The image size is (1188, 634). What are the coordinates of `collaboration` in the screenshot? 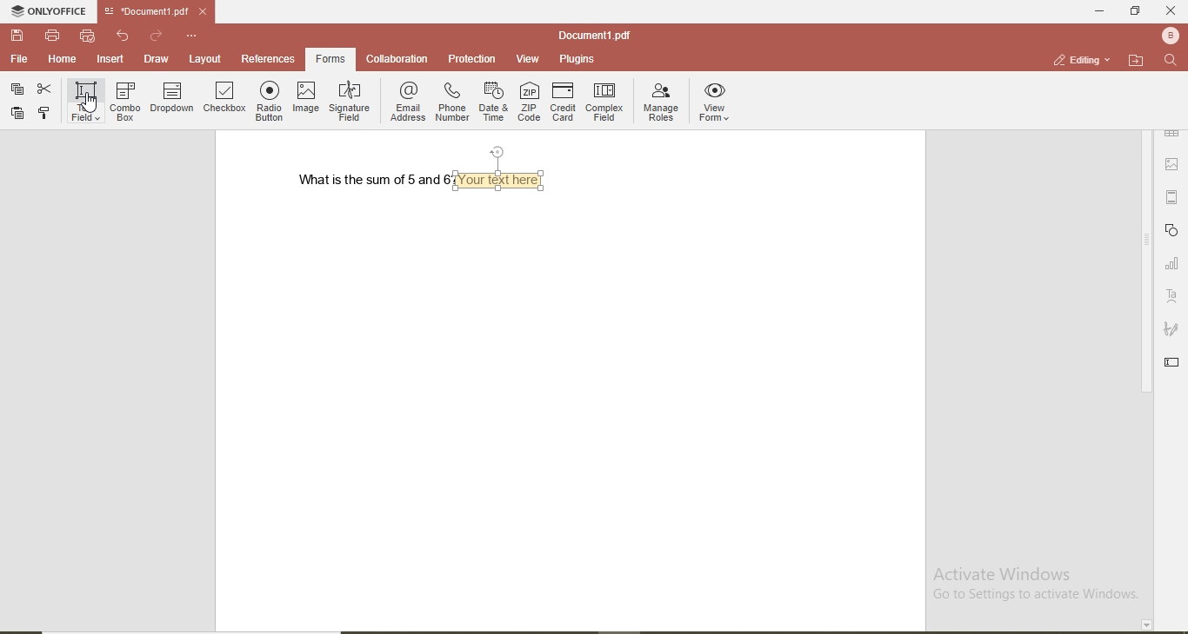 It's located at (398, 58).